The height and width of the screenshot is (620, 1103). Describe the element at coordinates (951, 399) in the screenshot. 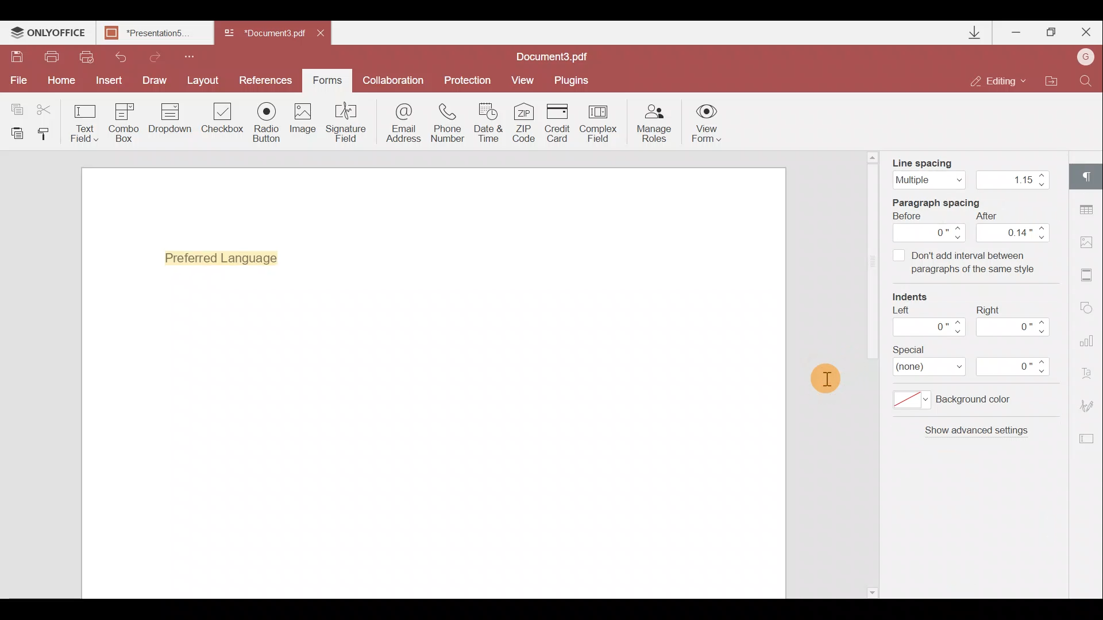

I see `Background color` at that location.